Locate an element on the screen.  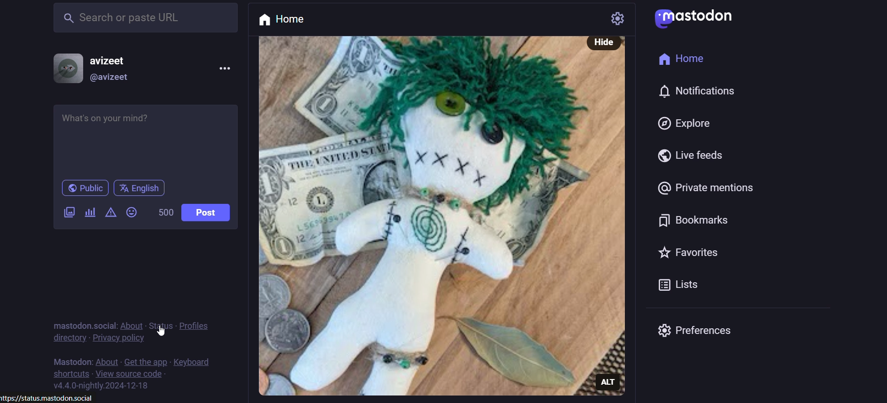
setting is located at coordinates (619, 19).